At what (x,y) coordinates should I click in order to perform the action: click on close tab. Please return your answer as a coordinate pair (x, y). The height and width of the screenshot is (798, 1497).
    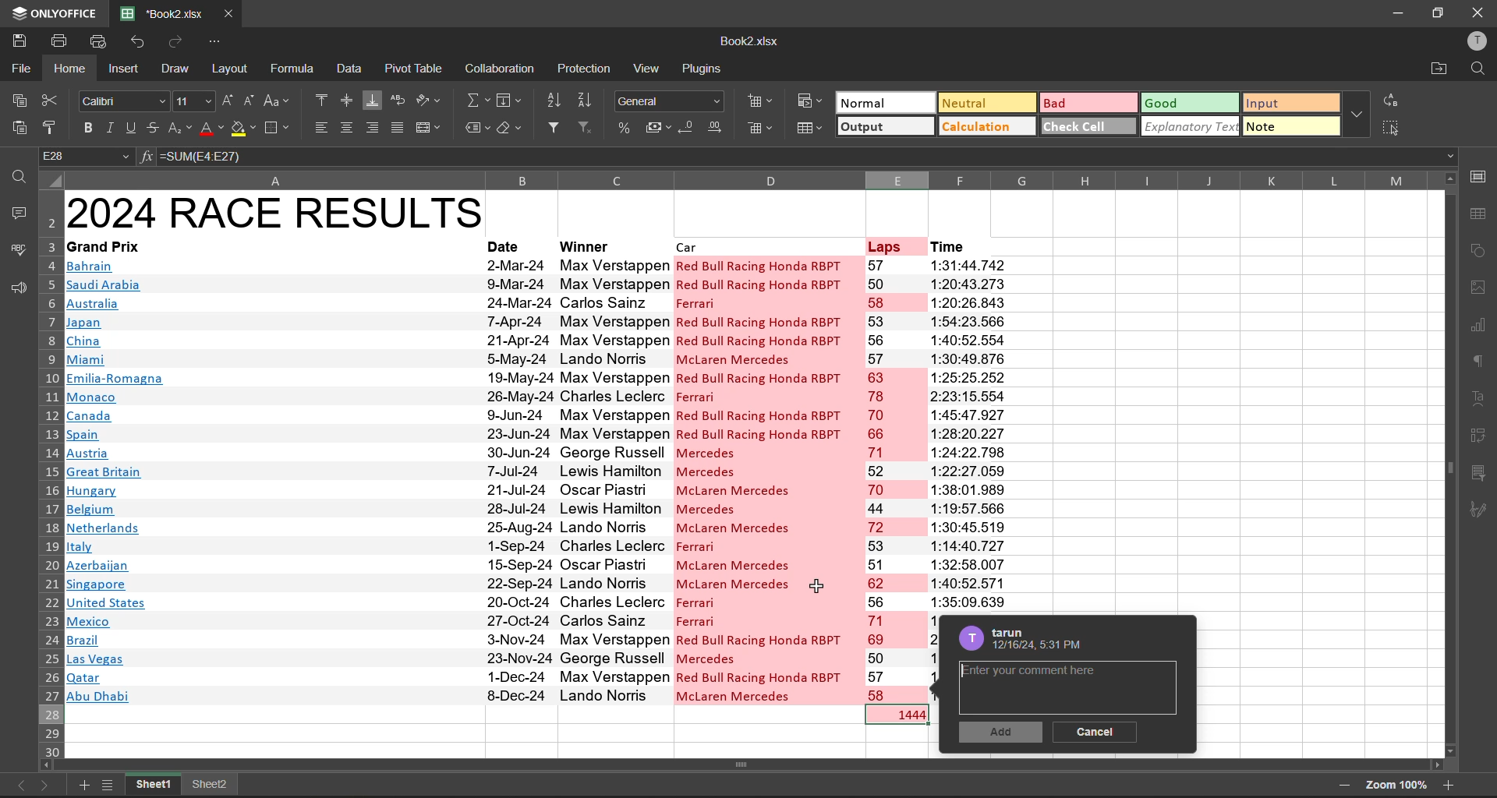
    Looking at the image, I should click on (235, 13).